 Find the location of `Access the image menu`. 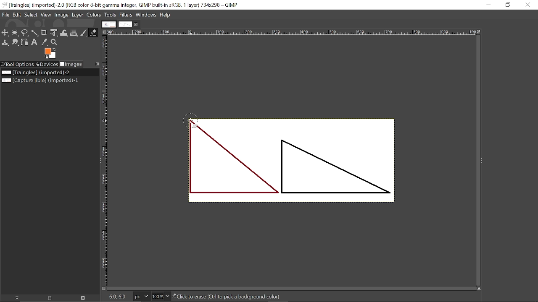

Access the image menu is located at coordinates (104, 31).